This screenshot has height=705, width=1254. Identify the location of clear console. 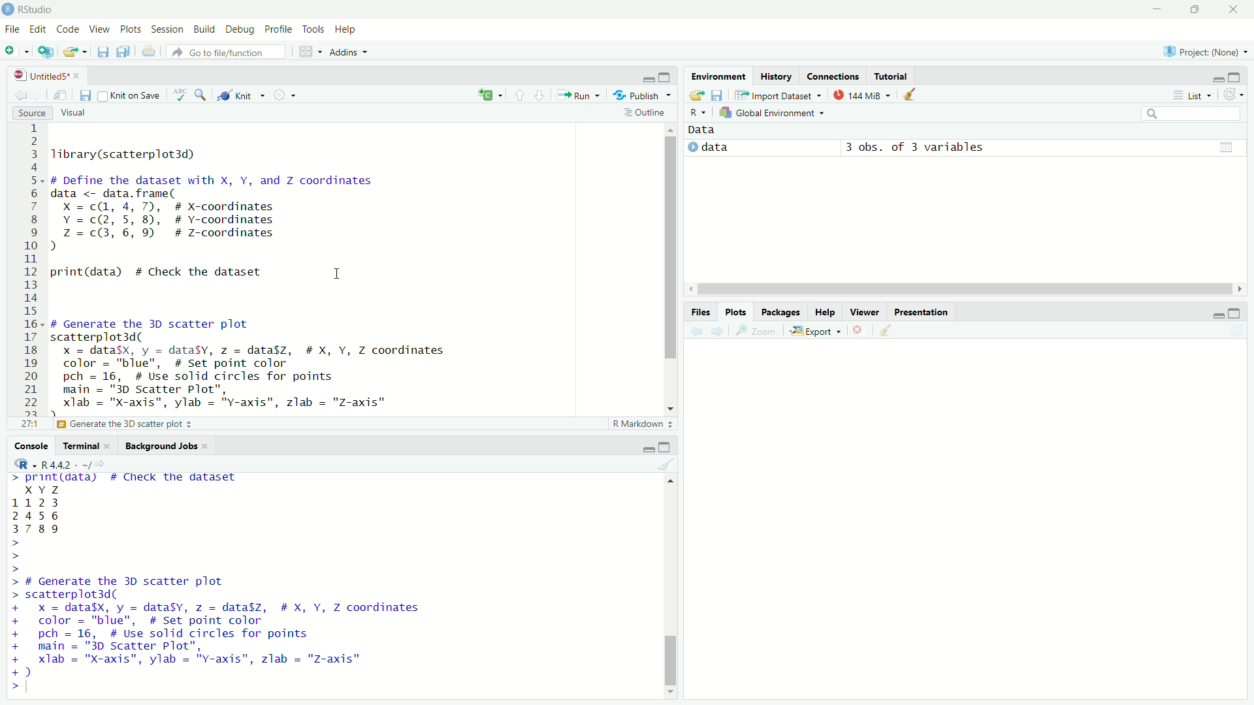
(665, 466).